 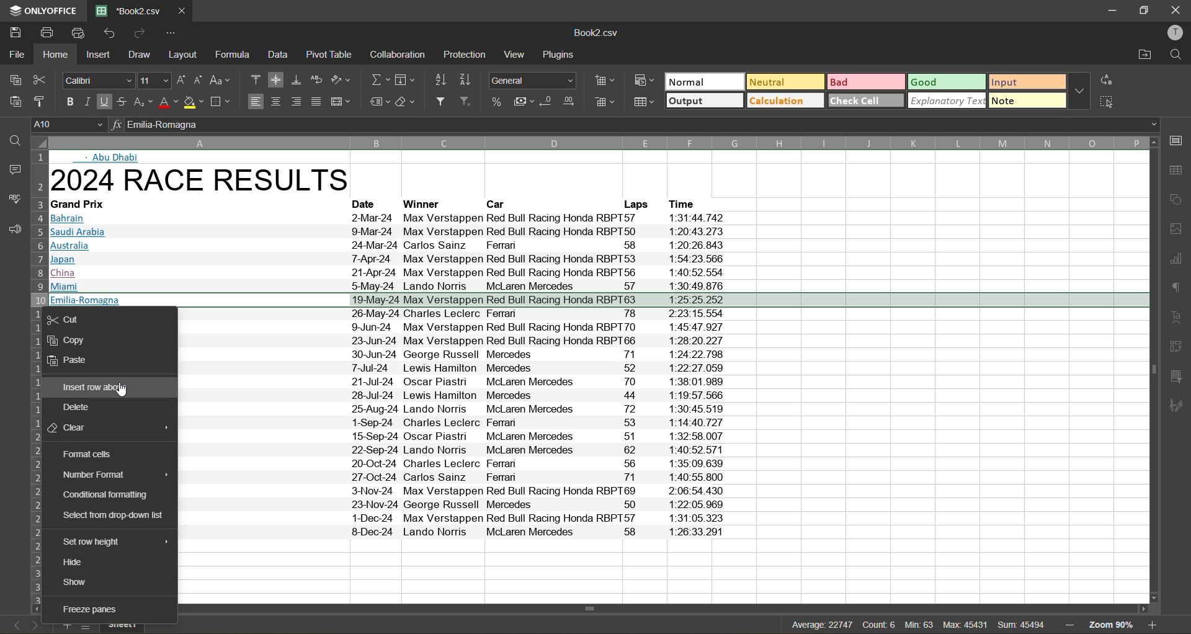 I want to click on Grand Prix, so click(x=91, y=203).